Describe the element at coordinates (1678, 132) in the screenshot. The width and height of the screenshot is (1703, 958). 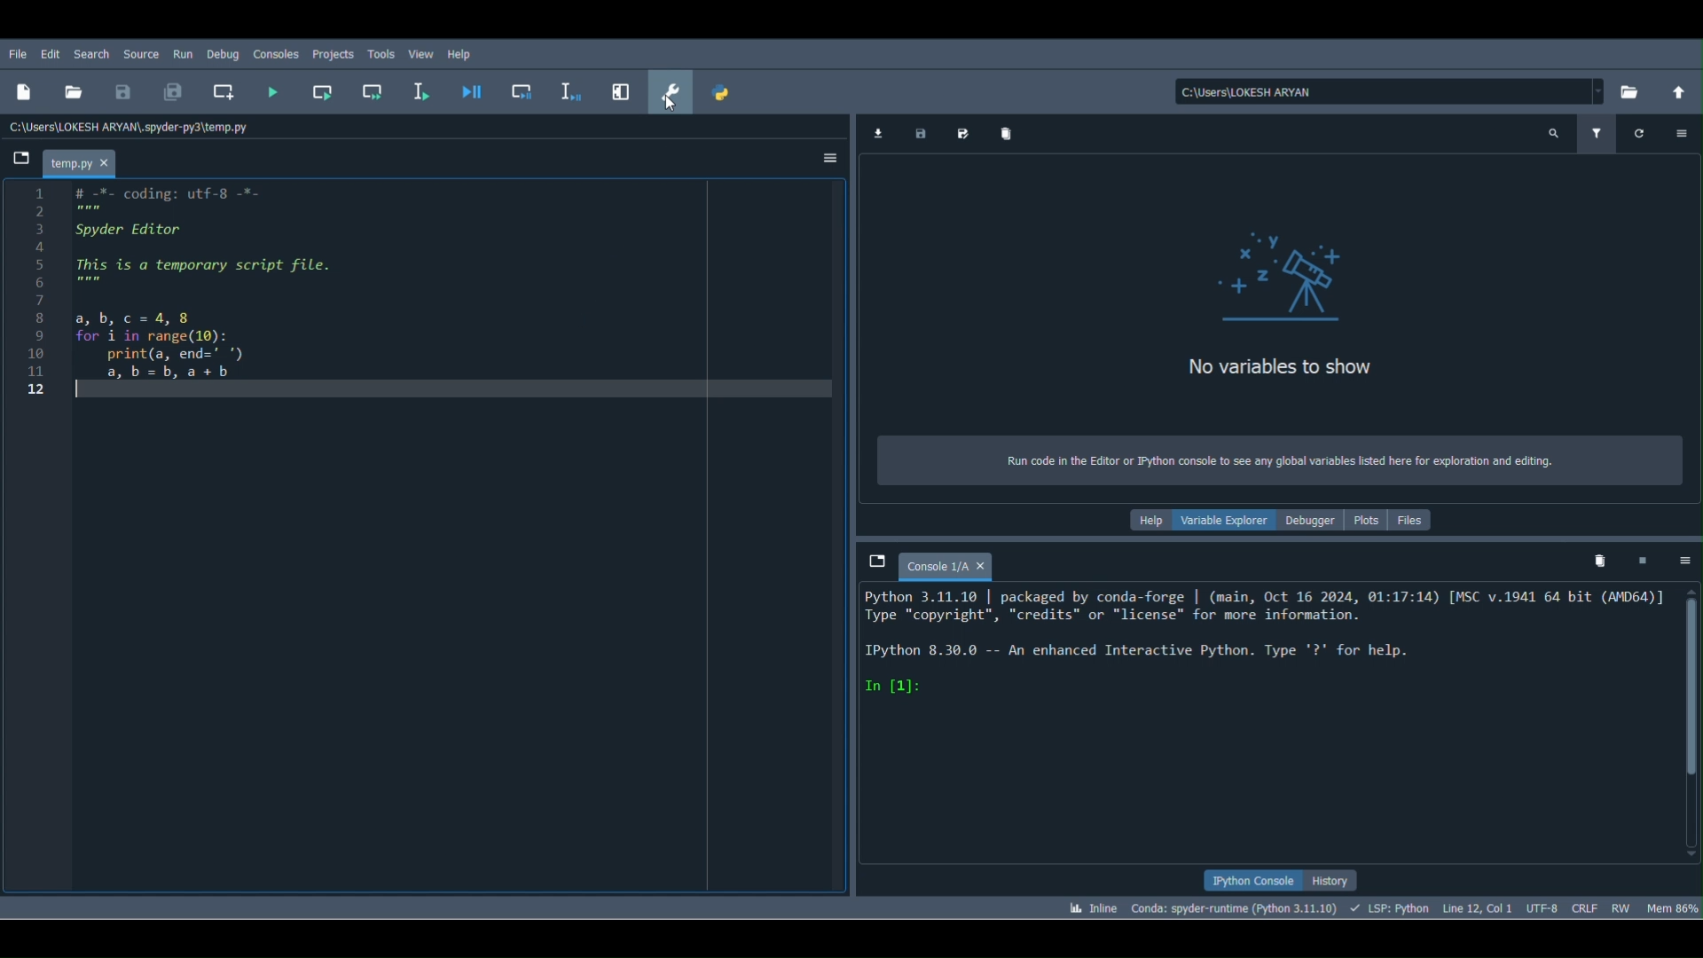
I see `Options` at that location.